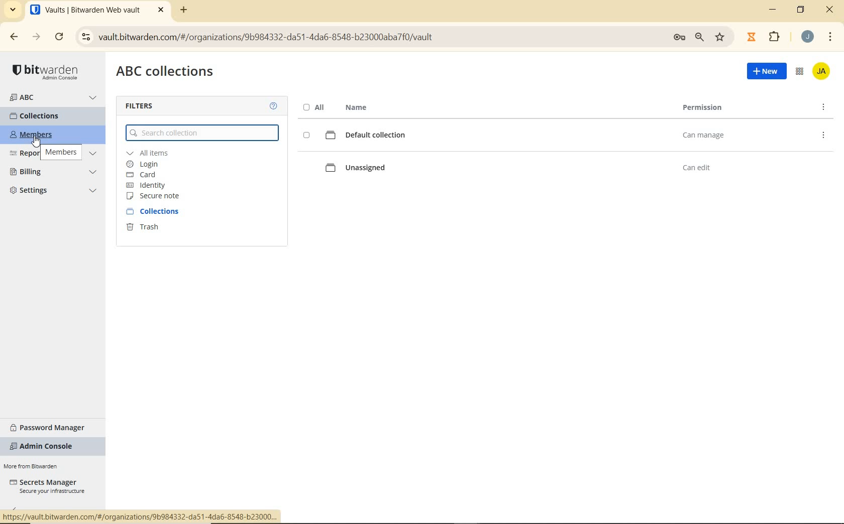 Image resolution: width=844 pixels, height=524 pixels. I want to click on SECRETS MANAGER, so click(47, 486).